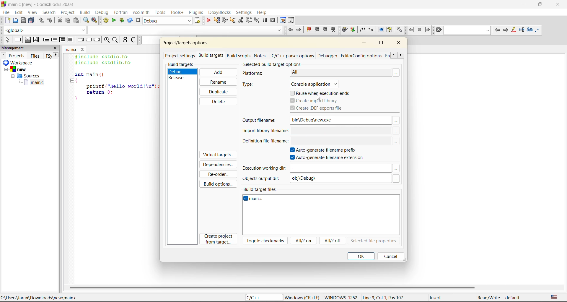 The image size is (567, 302). Describe the element at coordinates (439, 30) in the screenshot. I see `clear` at that location.